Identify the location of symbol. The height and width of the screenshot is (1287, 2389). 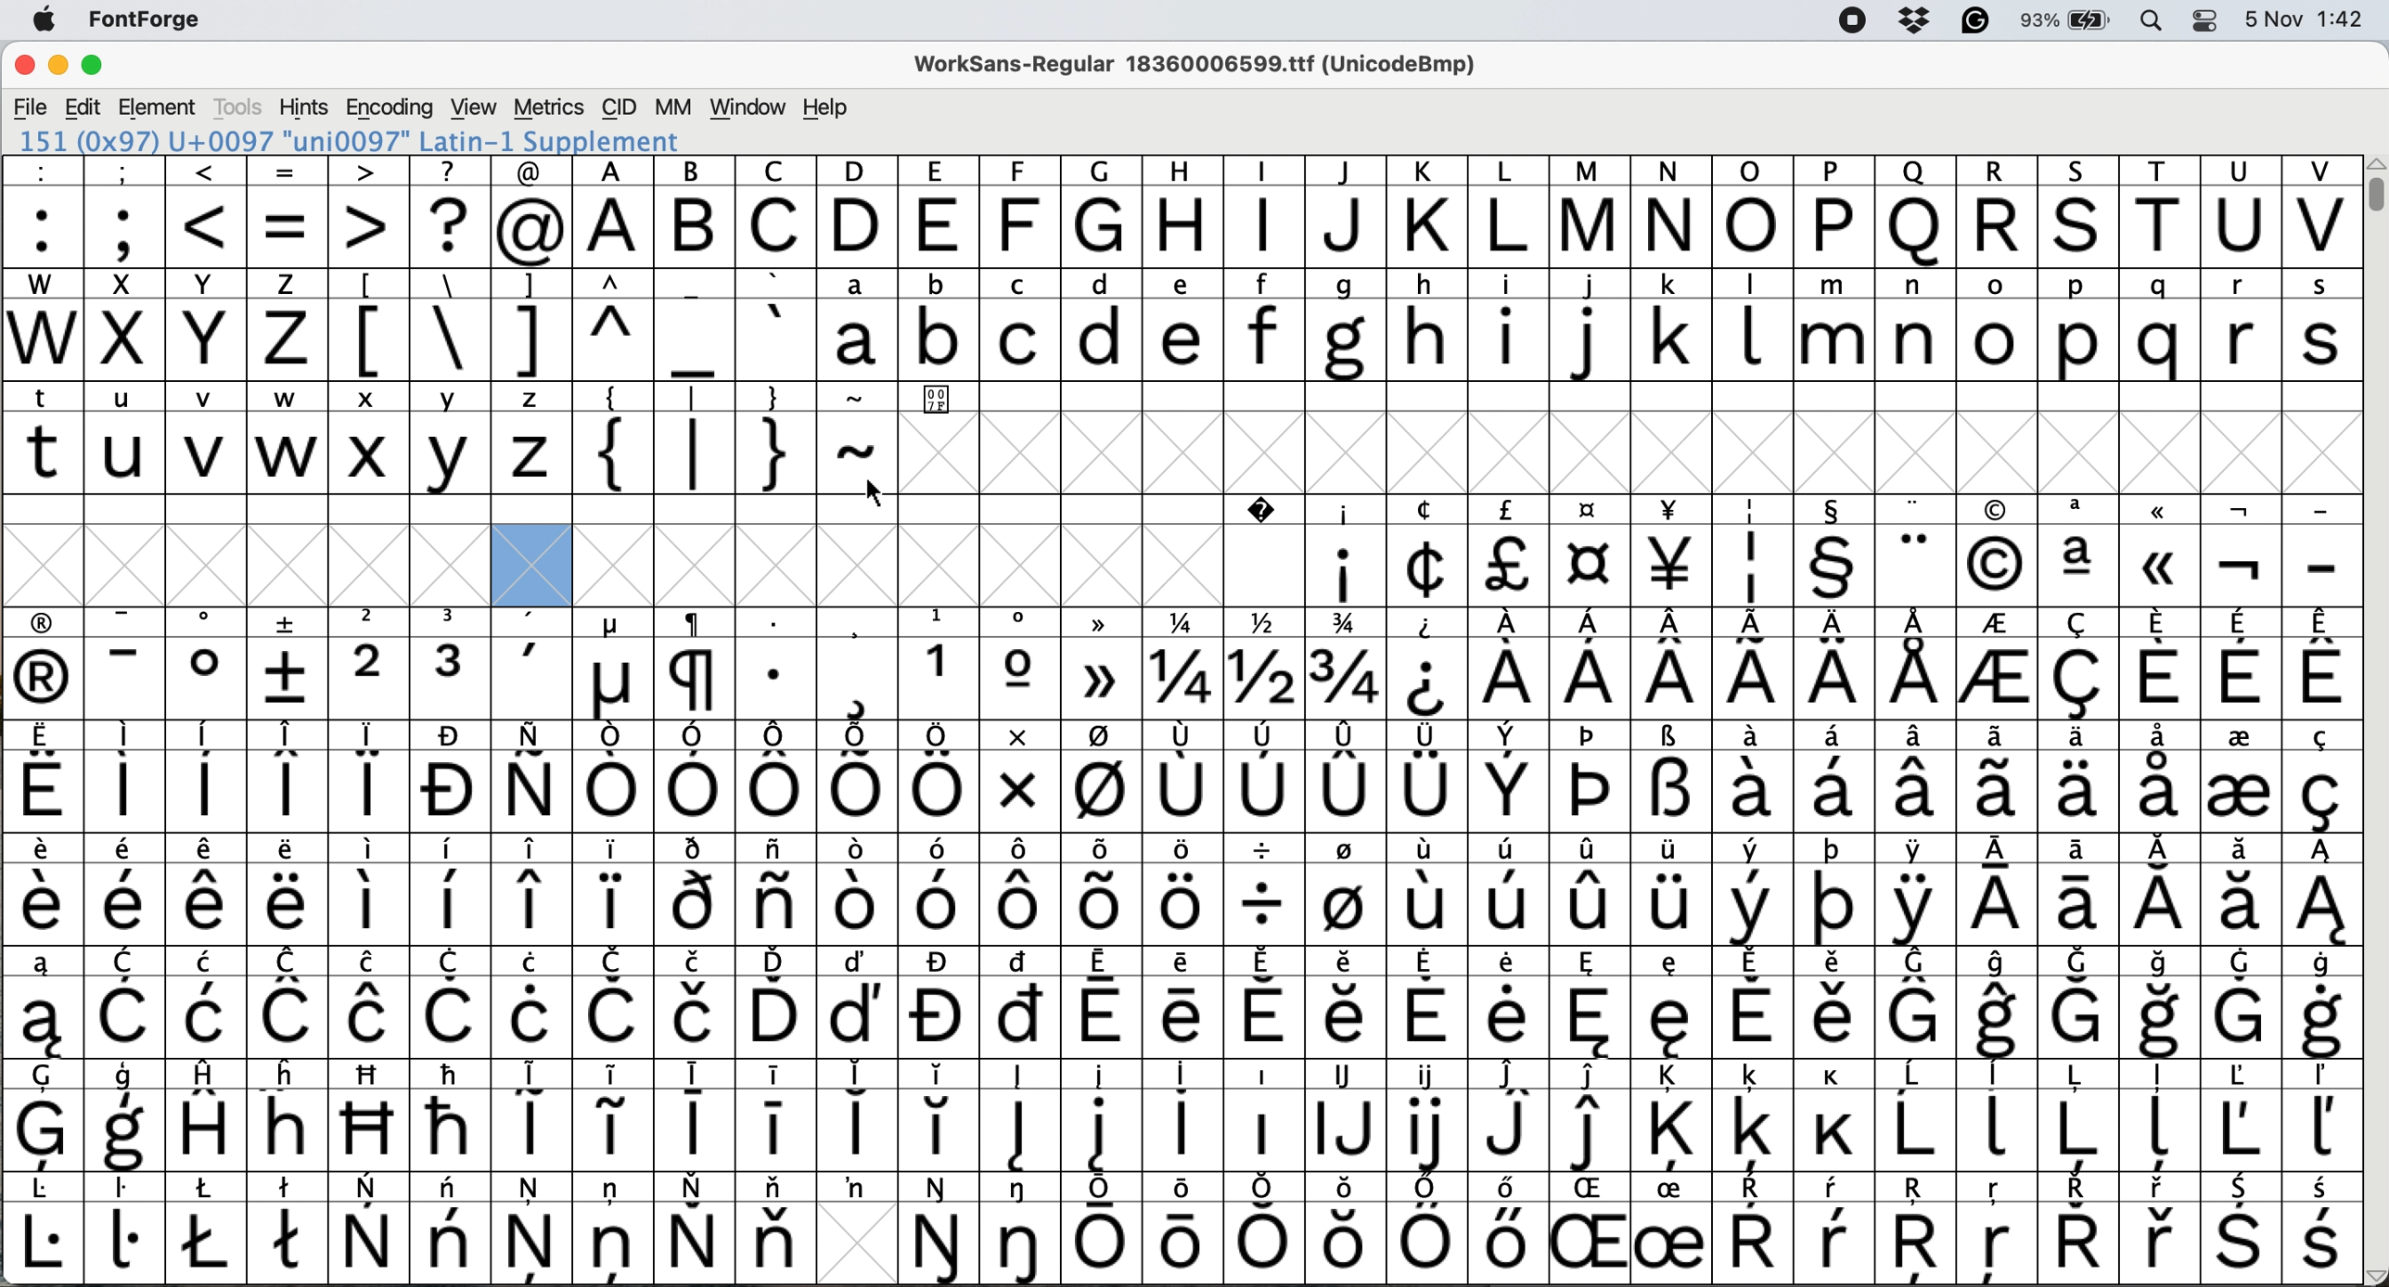
(777, 778).